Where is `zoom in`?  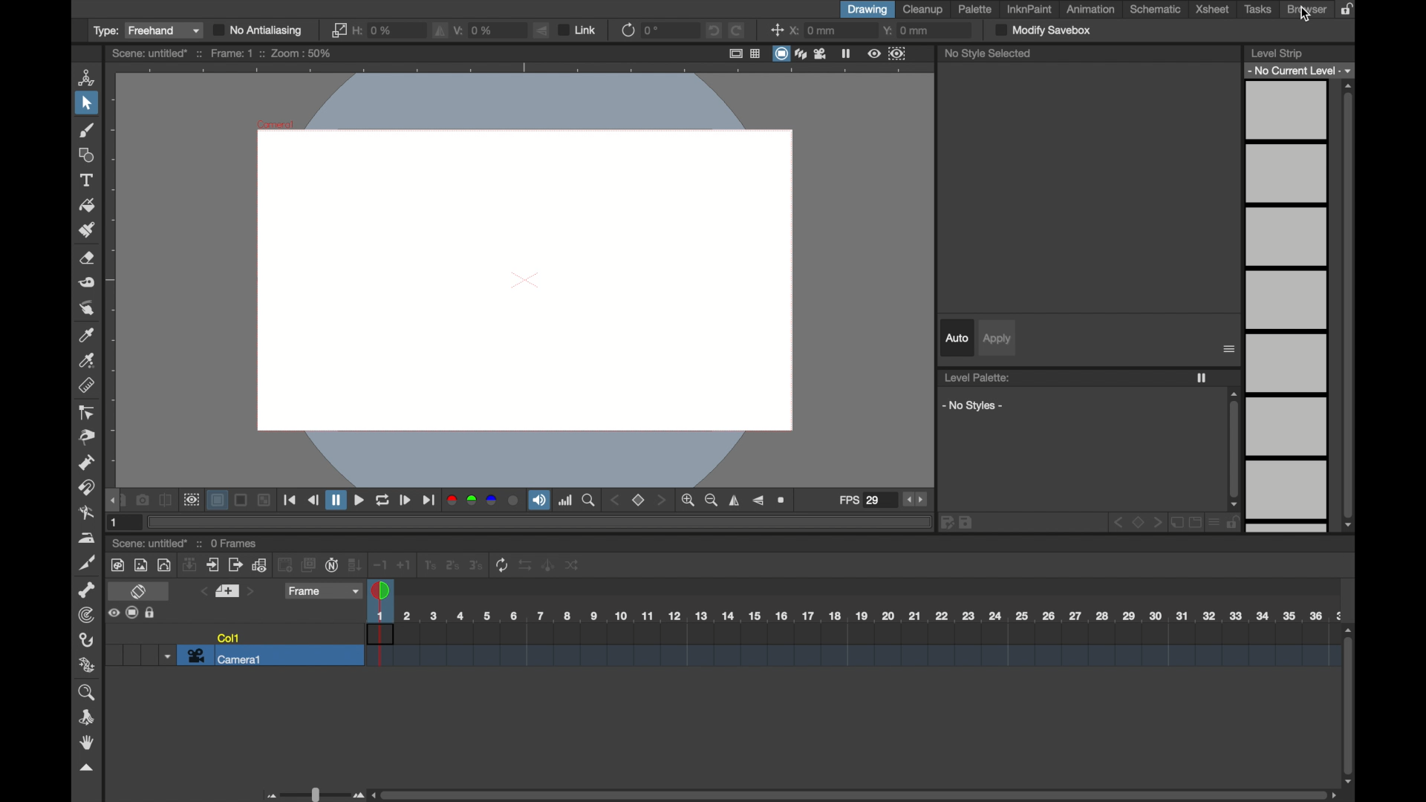
zoom in is located at coordinates (688, 501).